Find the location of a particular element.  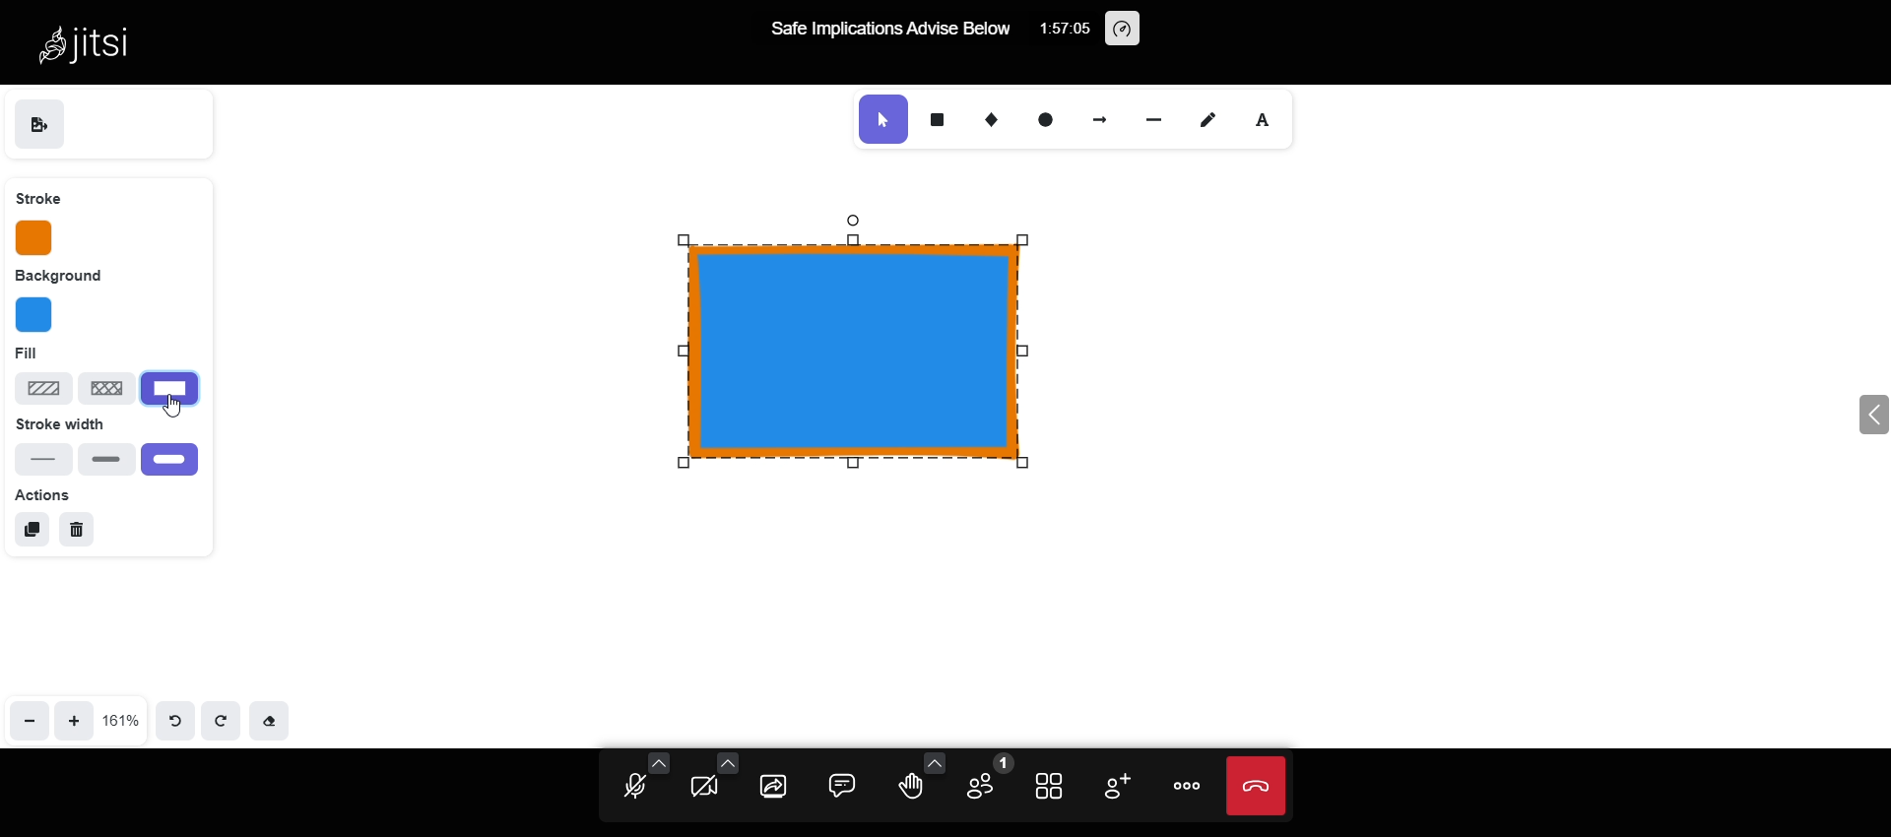

redo is located at coordinates (223, 715).